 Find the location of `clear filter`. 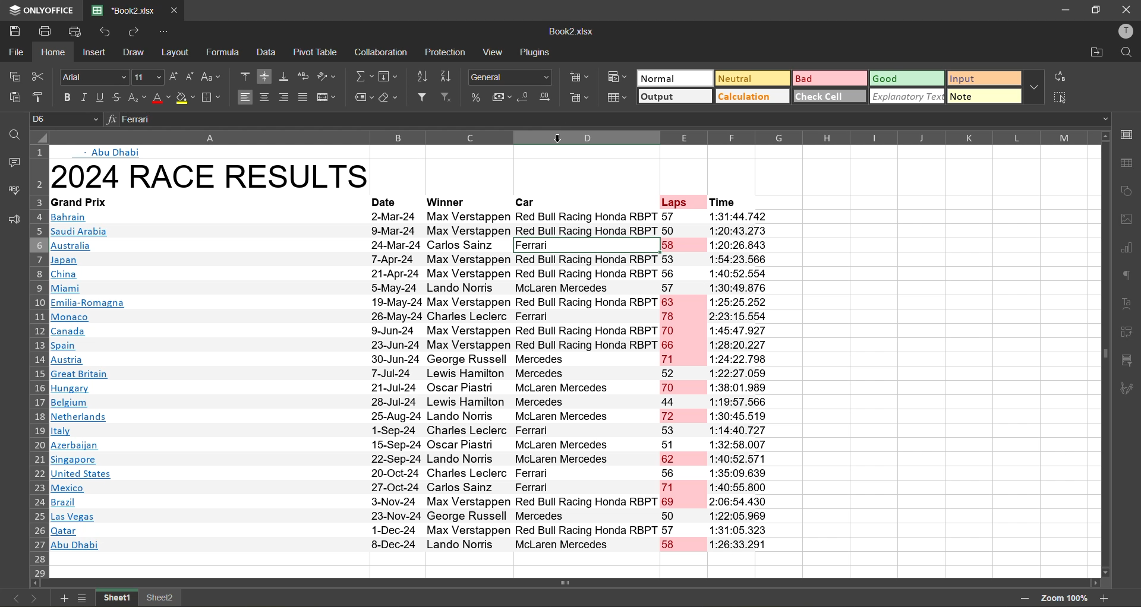

clear filter is located at coordinates (447, 97).